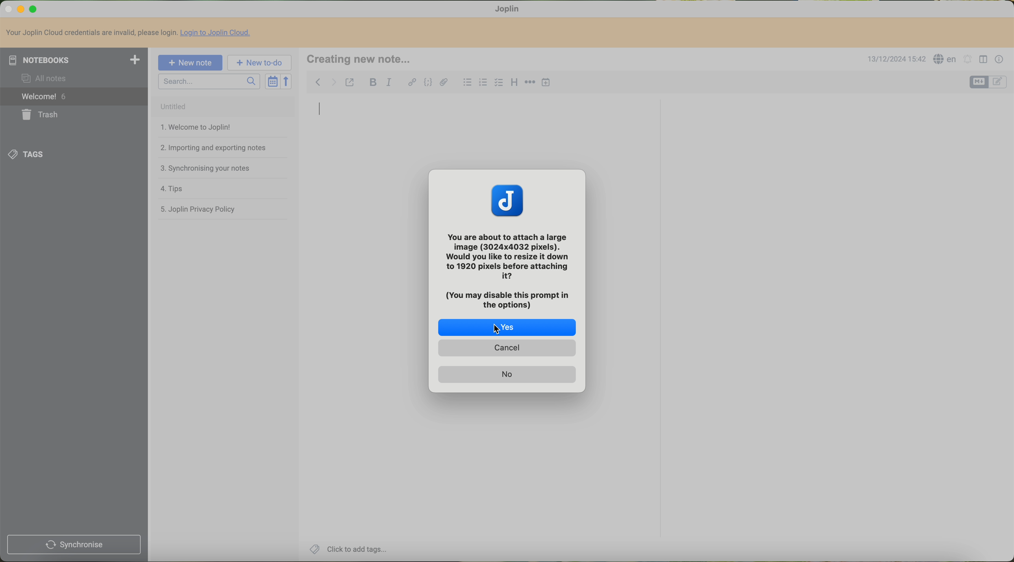 The height and width of the screenshot is (562, 1014). What do you see at coordinates (507, 199) in the screenshot?
I see `Joplin logo` at bounding box center [507, 199].